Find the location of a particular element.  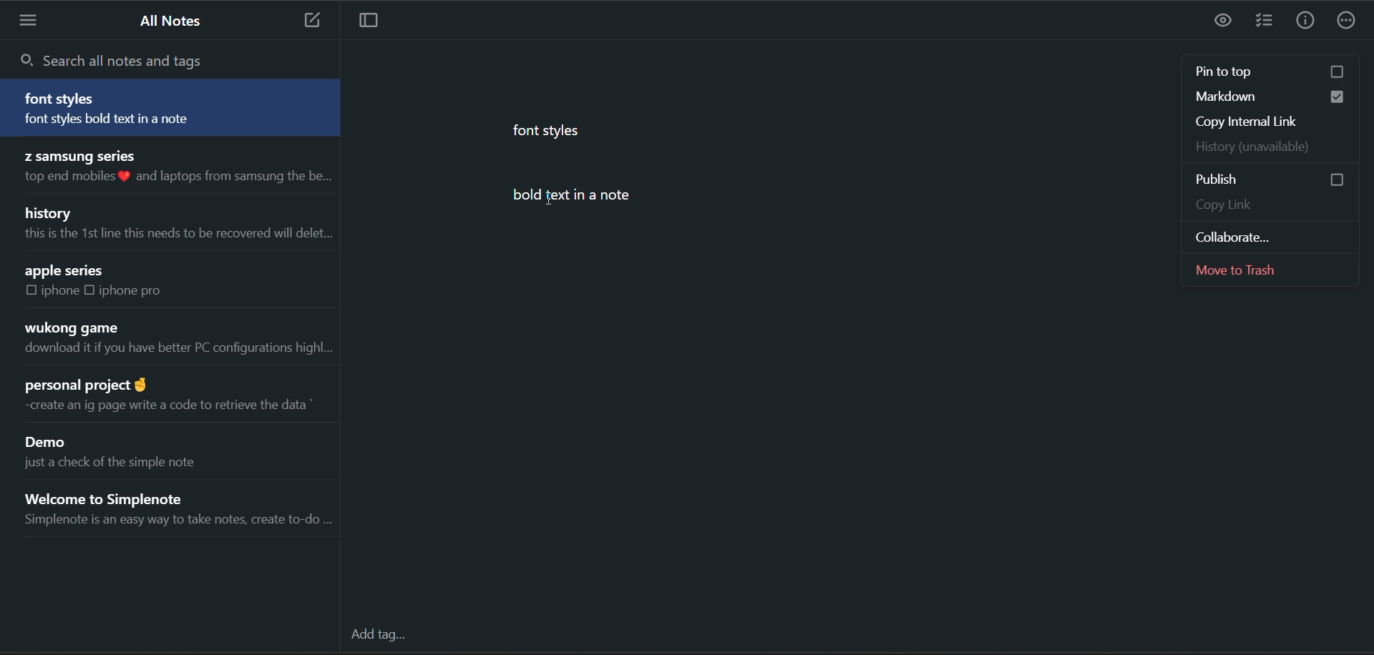

collaborate is located at coordinates (1262, 235).